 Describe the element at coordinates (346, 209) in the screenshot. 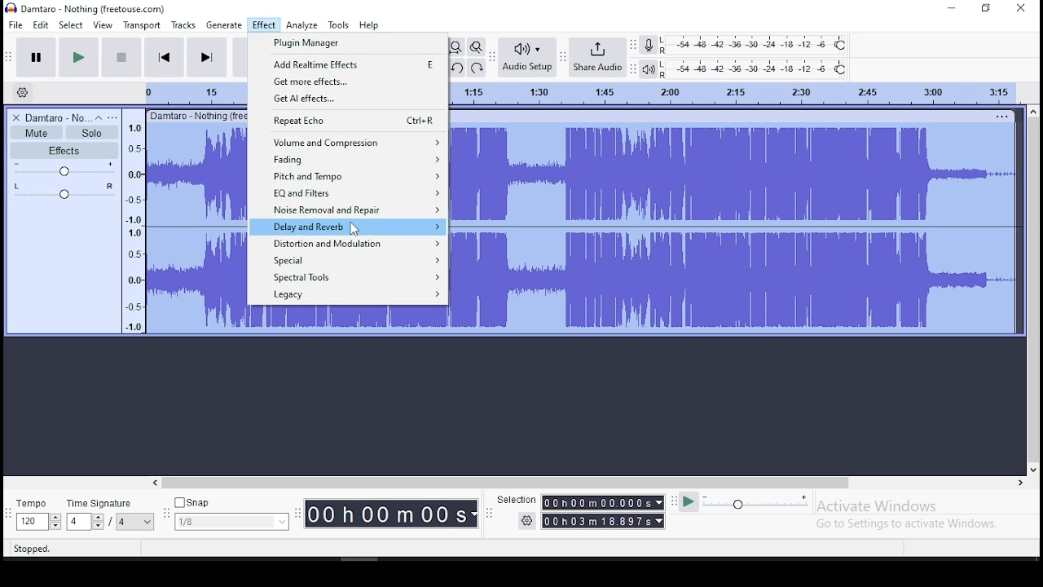

I see `noise removal and repair` at that location.